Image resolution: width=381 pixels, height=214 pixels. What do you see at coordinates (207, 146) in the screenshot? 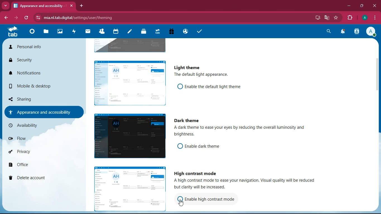
I see `enable` at bounding box center [207, 146].